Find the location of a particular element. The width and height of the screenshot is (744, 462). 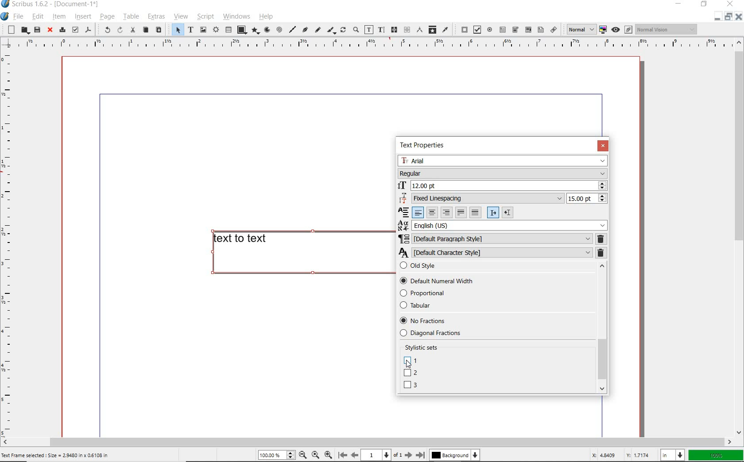

DEFAULT PARAGRAPH STYLE is located at coordinates (494, 239).